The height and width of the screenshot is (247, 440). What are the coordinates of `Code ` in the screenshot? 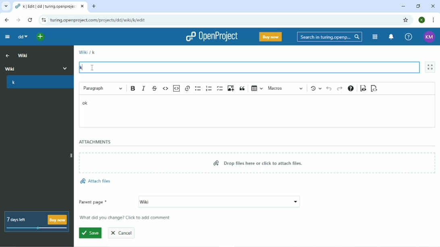 It's located at (166, 88).